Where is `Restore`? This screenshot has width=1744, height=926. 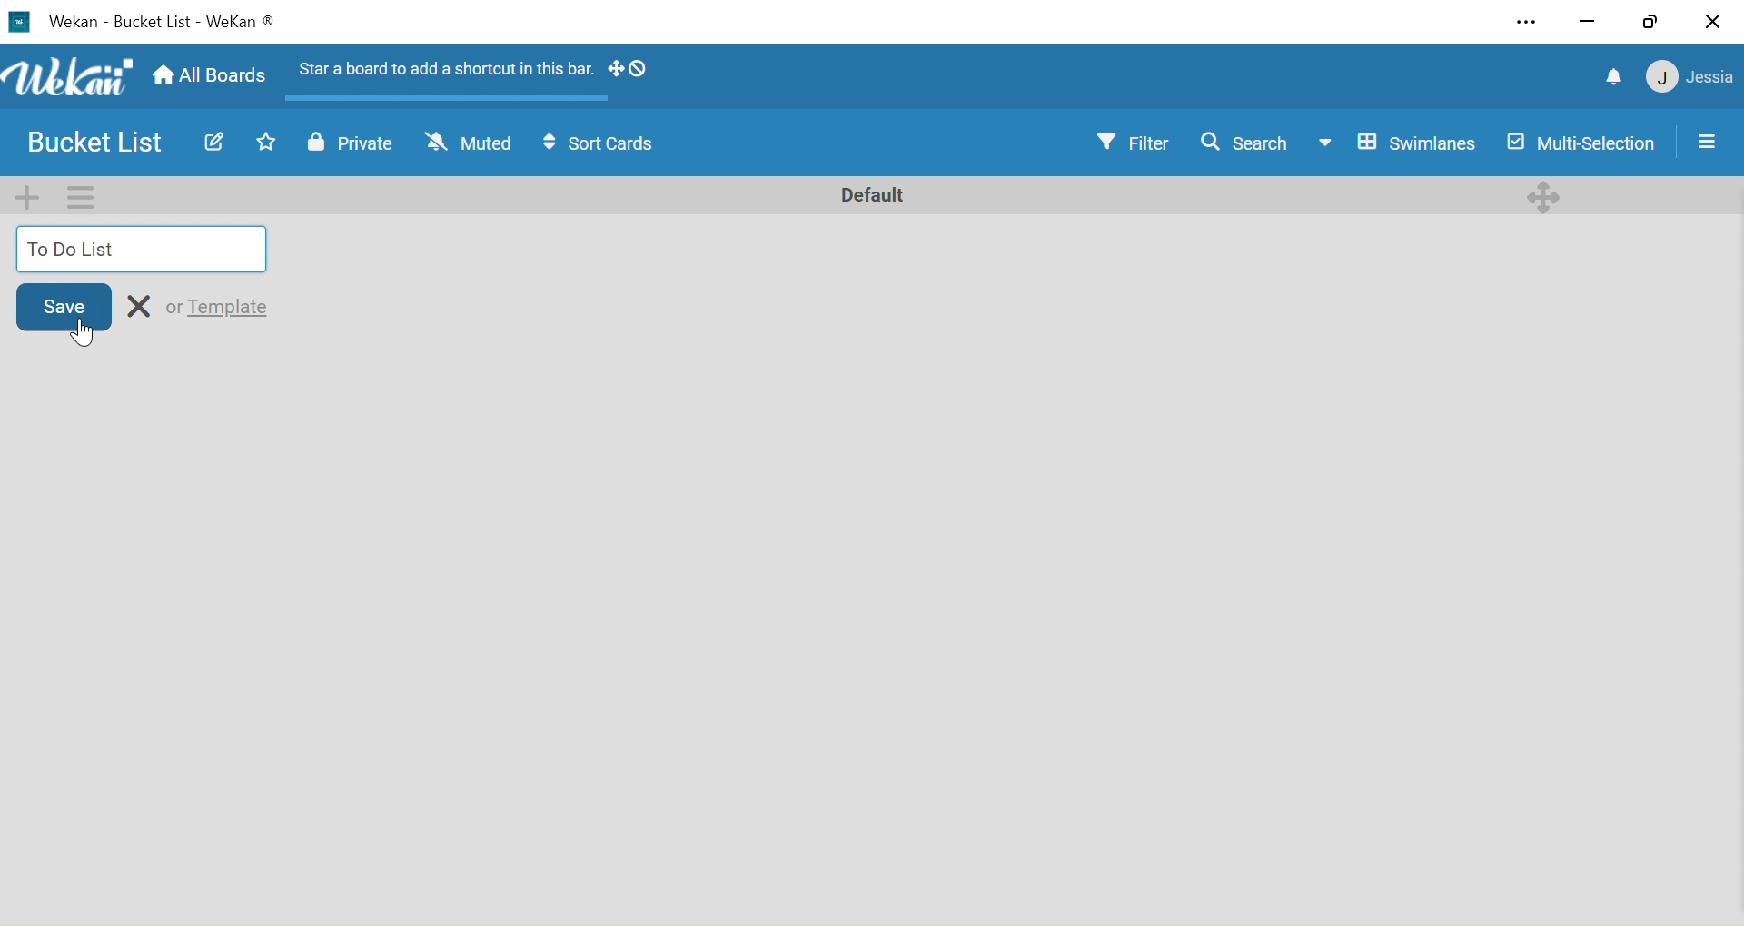 Restore is located at coordinates (1650, 22).